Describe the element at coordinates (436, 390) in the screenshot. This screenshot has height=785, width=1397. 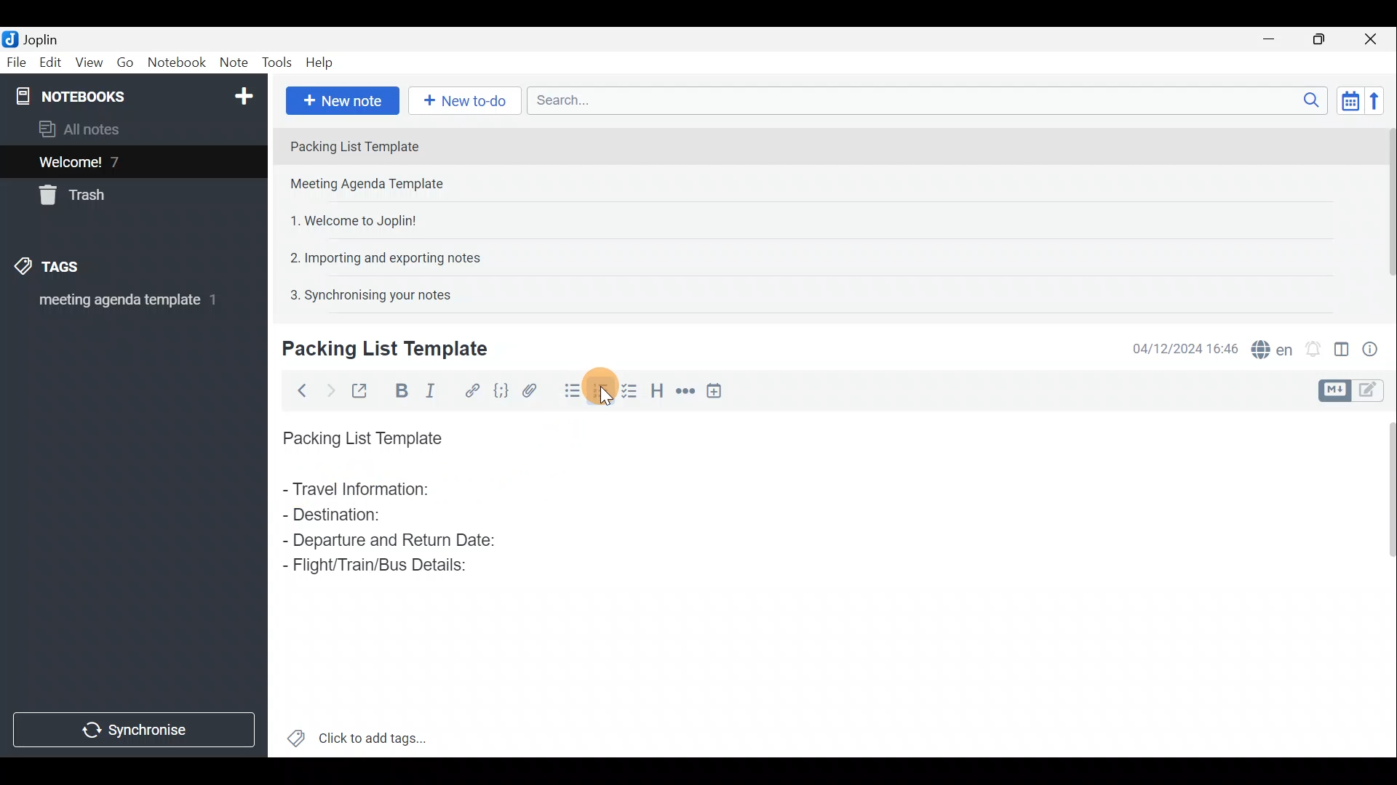
I see `Italic` at that location.